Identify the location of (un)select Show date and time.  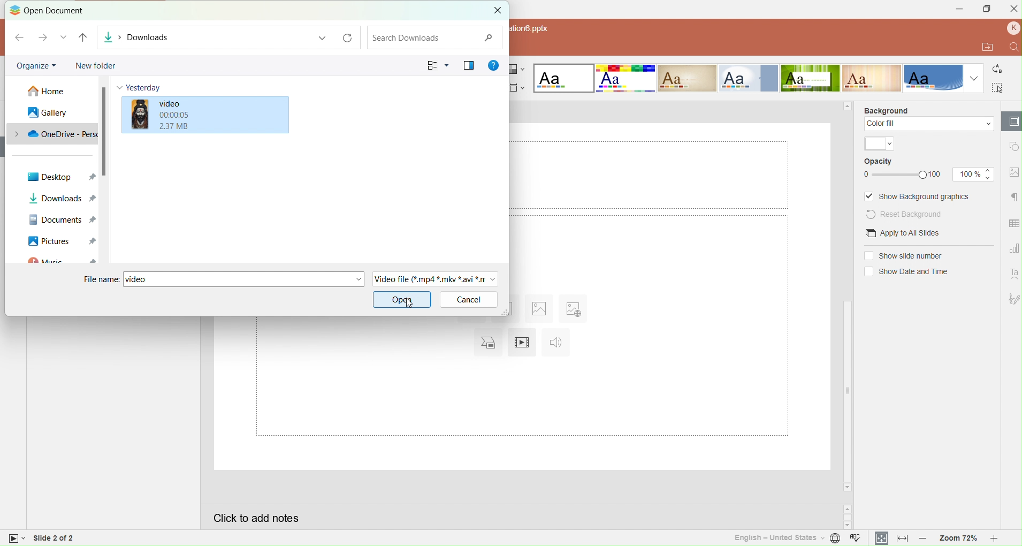
(905, 274).